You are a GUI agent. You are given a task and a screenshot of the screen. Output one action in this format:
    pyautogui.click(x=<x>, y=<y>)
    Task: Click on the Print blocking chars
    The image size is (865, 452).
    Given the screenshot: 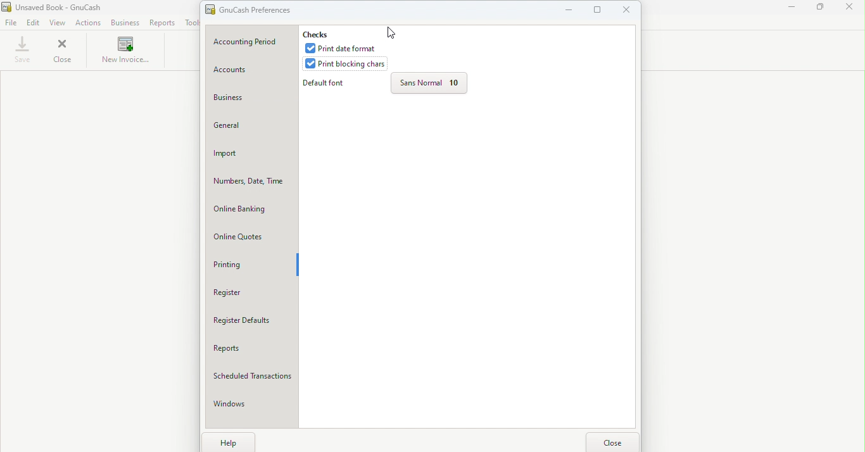 What is the action you would take?
    pyautogui.click(x=347, y=63)
    